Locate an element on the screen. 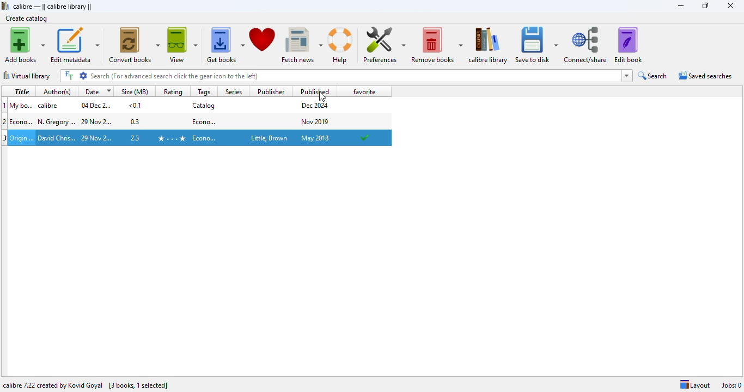  size(MB) is located at coordinates (136, 92).